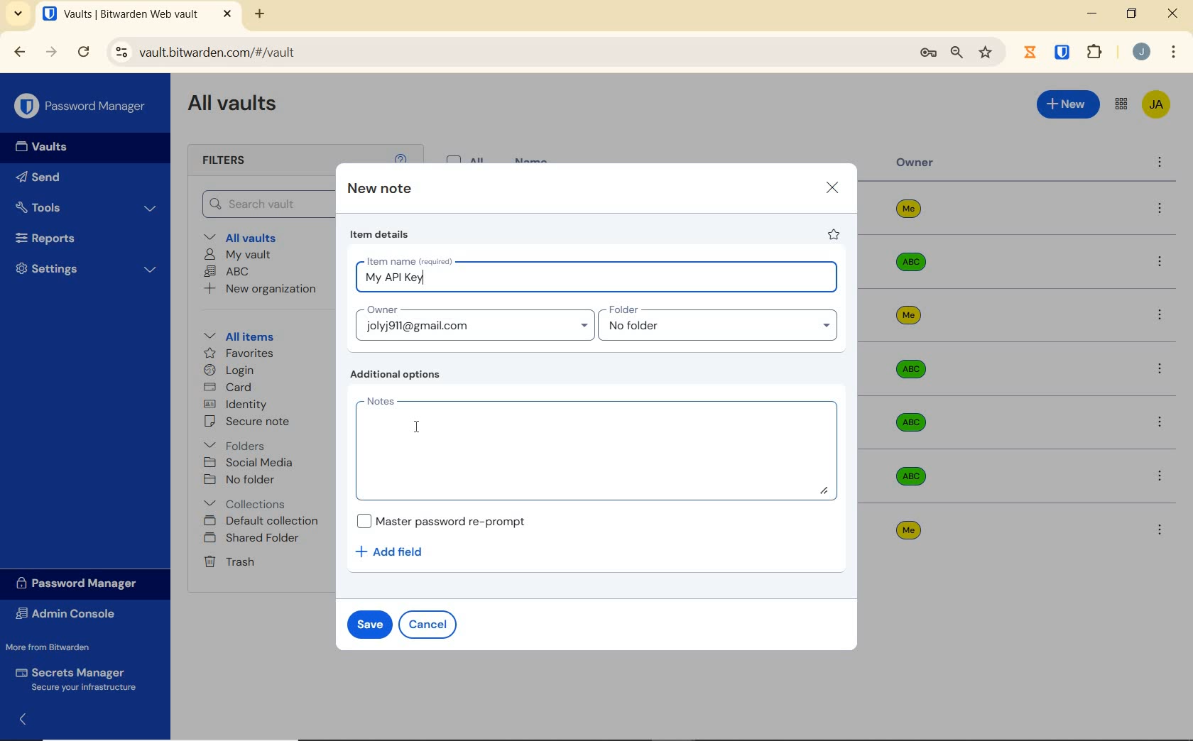 Image resolution: width=1193 pixels, height=741 pixels. Describe the element at coordinates (1094, 14) in the screenshot. I see `MINIMIZE` at that location.